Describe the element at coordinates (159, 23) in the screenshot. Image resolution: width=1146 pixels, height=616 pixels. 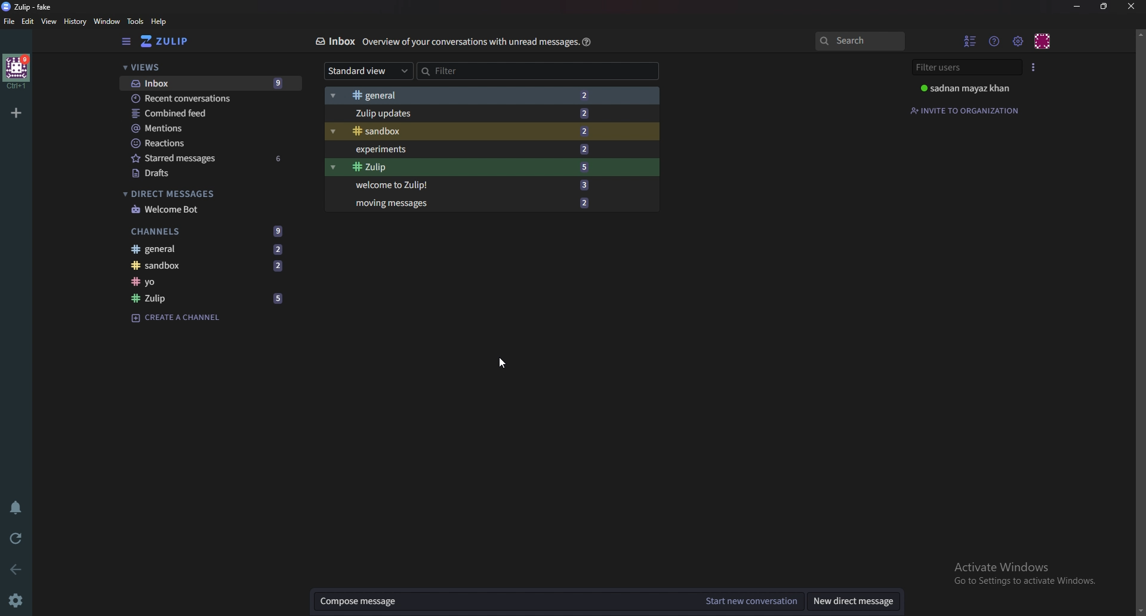
I see `help` at that location.